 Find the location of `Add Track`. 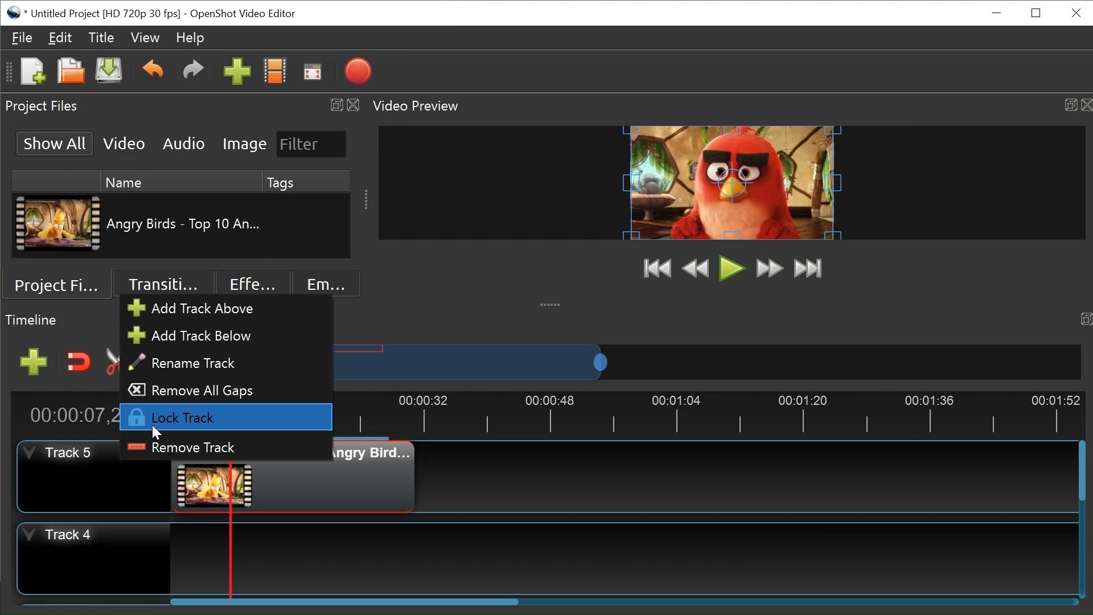

Add Track is located at coordinates (32, 362).